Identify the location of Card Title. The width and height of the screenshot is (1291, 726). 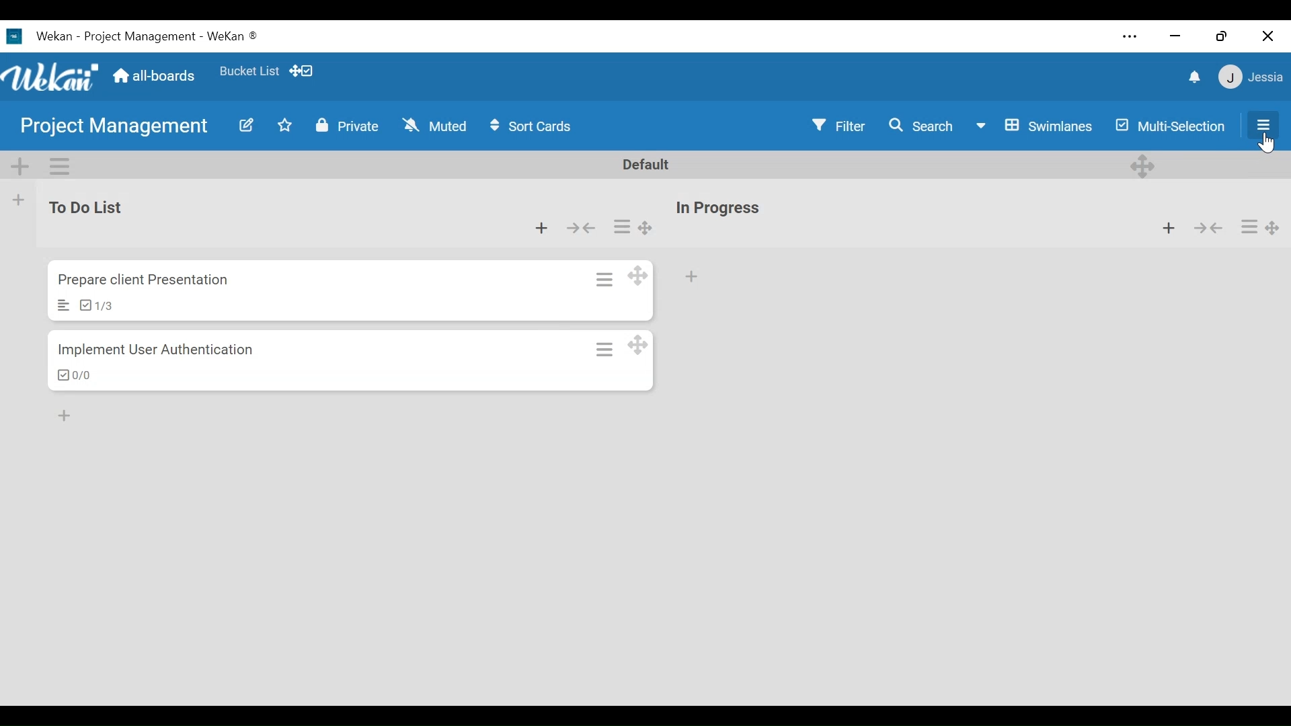
(158, 352).